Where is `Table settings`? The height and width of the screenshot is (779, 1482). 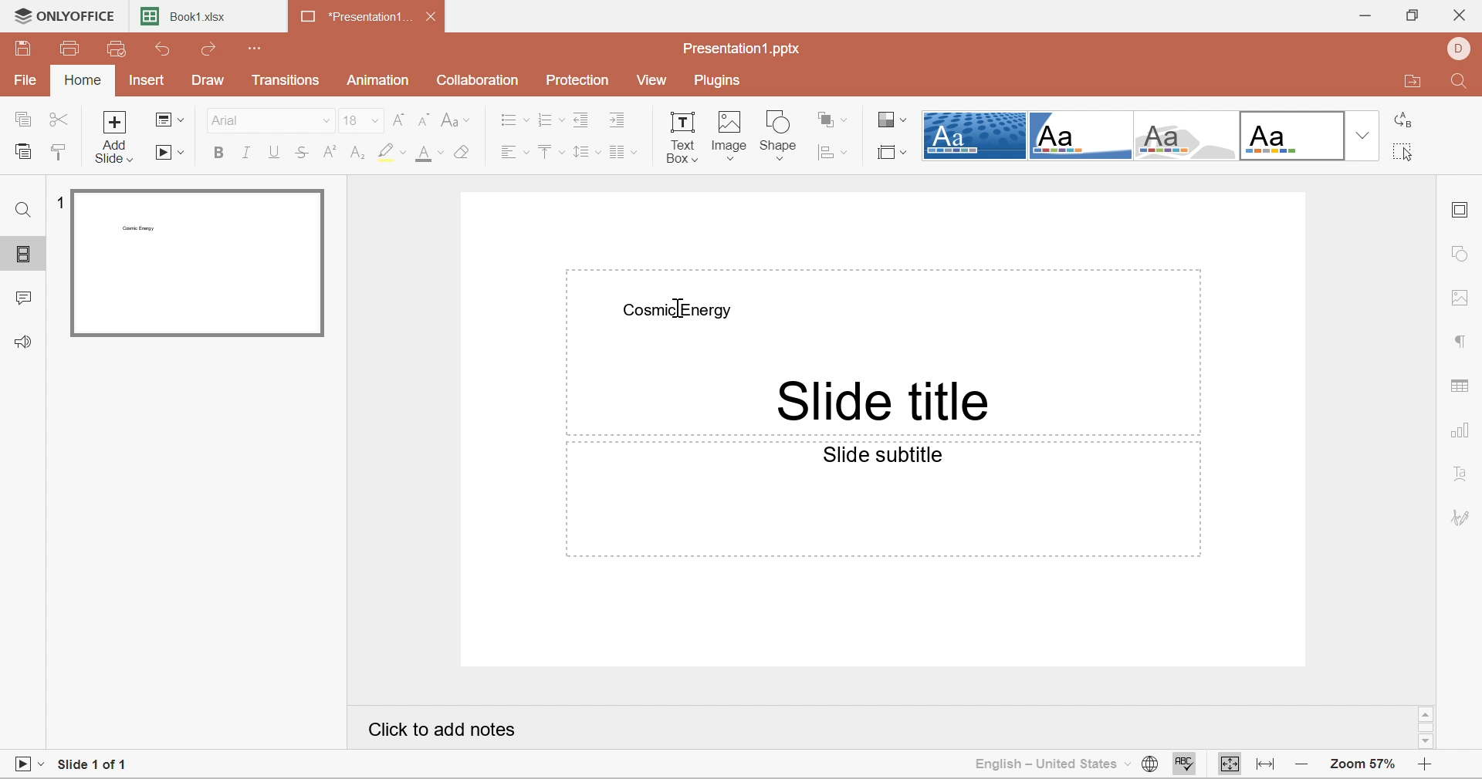
Table settings is located at coordinates (1463, 386).